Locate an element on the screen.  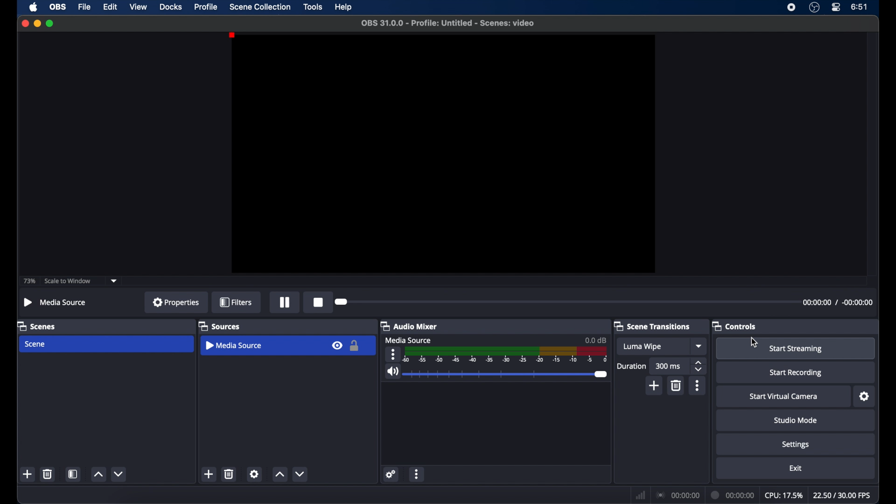
time is located at coordinates (860, 6).